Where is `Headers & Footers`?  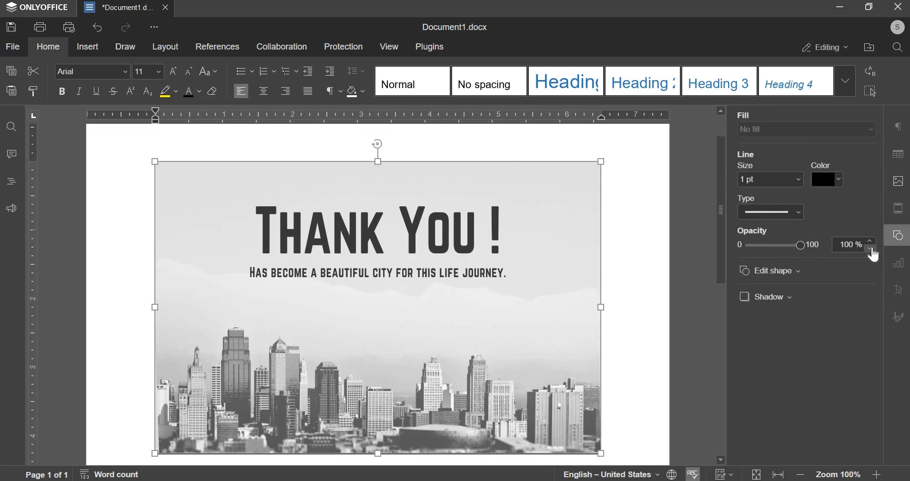
Headers & Footers is located at coordinates (900, 209).